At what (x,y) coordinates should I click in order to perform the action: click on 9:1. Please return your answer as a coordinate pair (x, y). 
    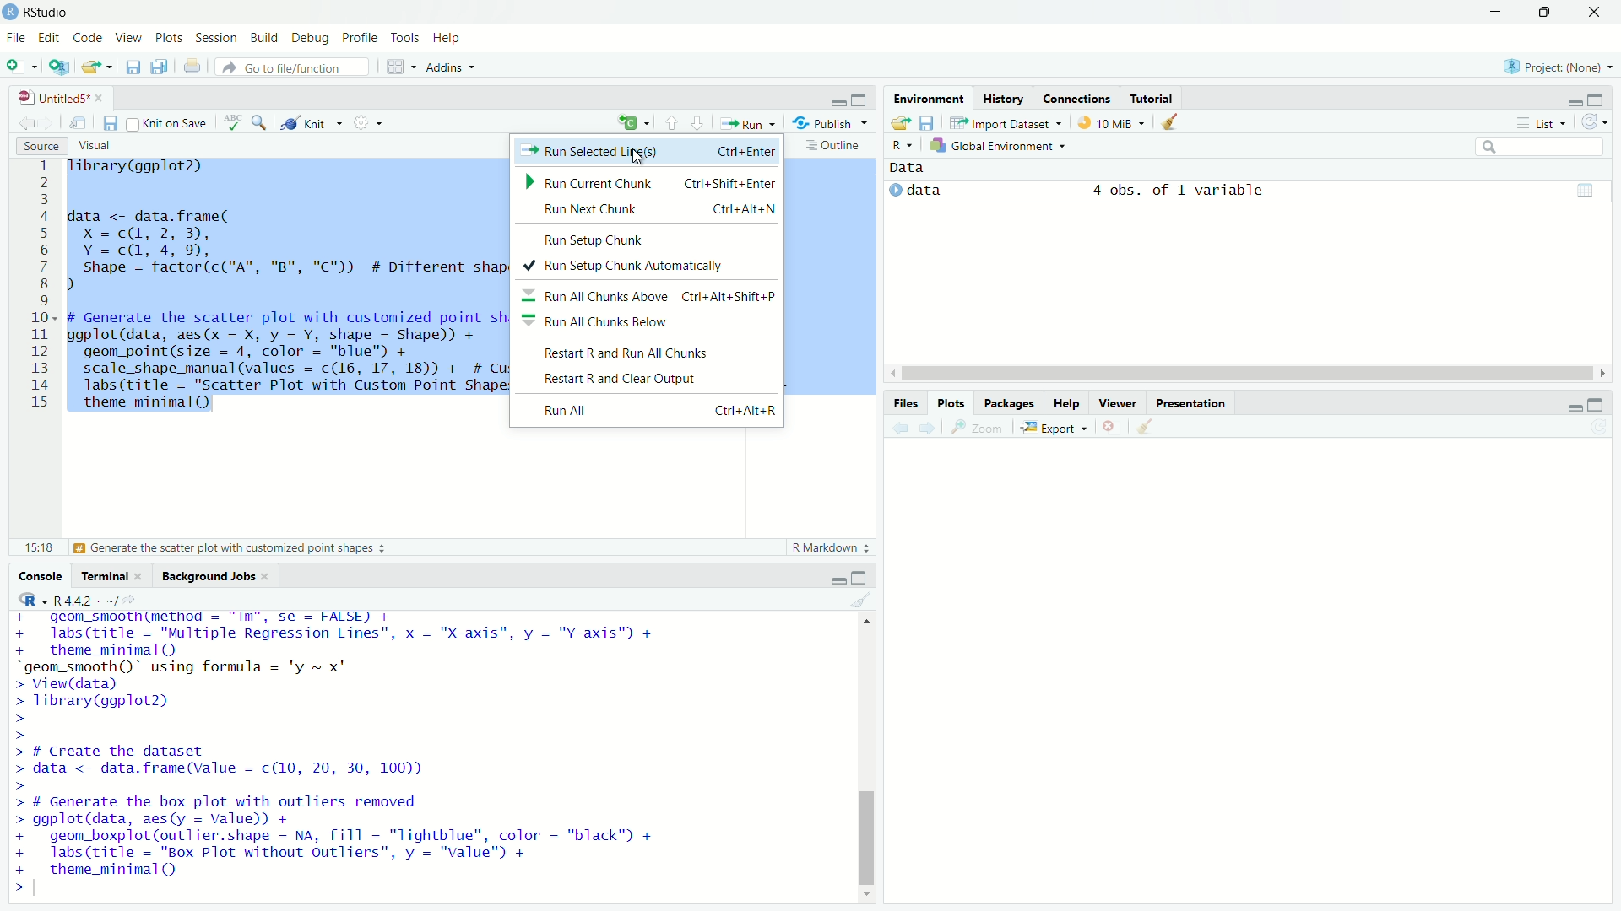
    Looking at the image, I should click on (37, 547).